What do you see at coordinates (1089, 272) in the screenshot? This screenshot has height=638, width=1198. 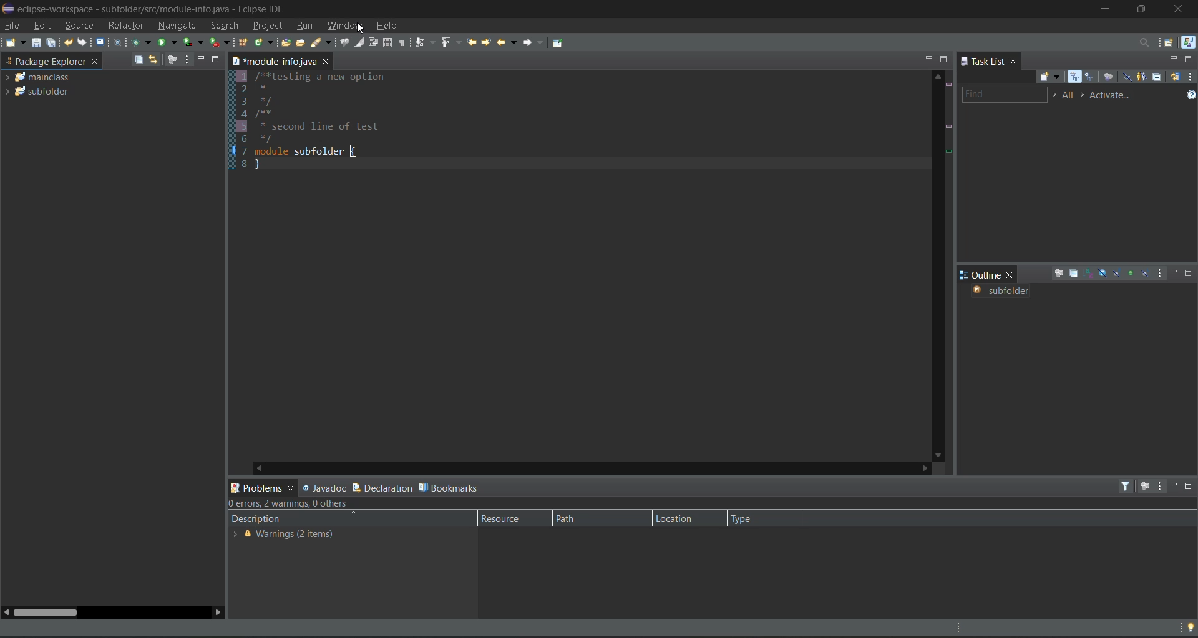 I see `sort` at bounding box center [1089, 272].